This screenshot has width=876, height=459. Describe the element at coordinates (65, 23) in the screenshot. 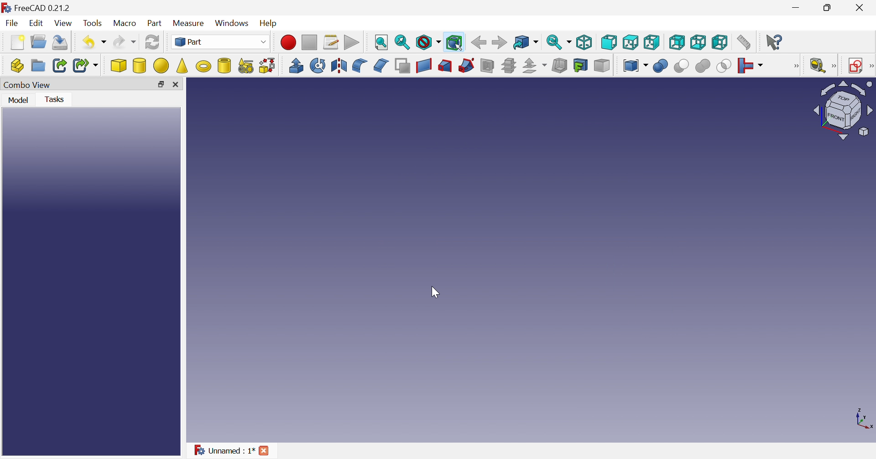

I see `View` at that location.